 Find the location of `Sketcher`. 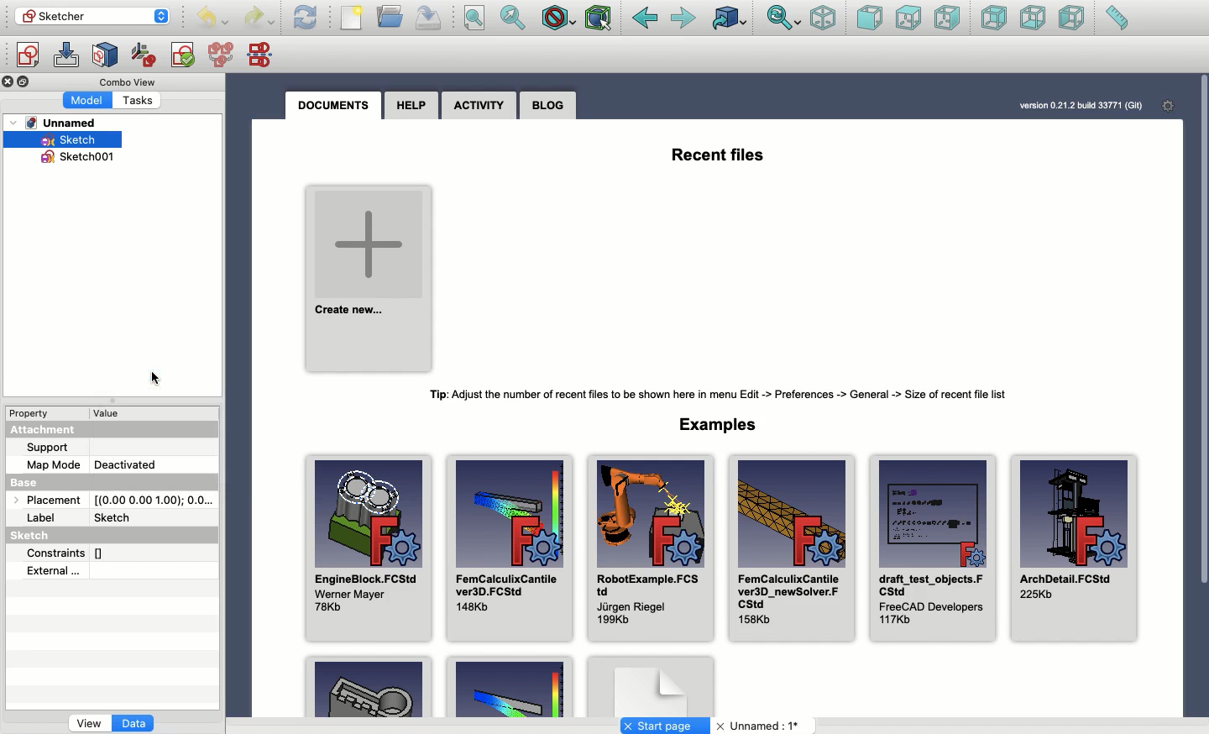

Sketcher is located at coordinates (81, 15).